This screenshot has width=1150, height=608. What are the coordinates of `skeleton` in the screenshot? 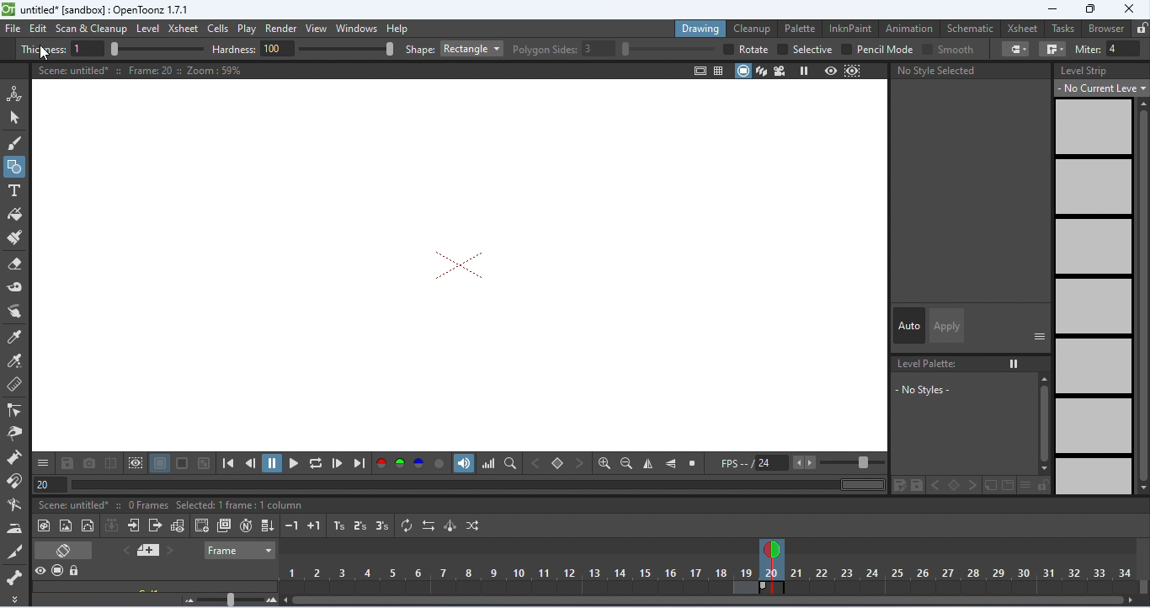 It's located at (13, 577).